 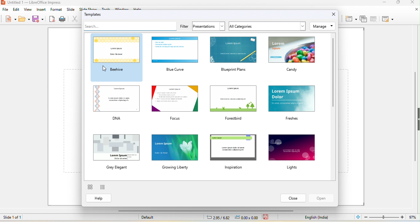 I want to click on Libreoffice Logo, so click(x=3, y=2).